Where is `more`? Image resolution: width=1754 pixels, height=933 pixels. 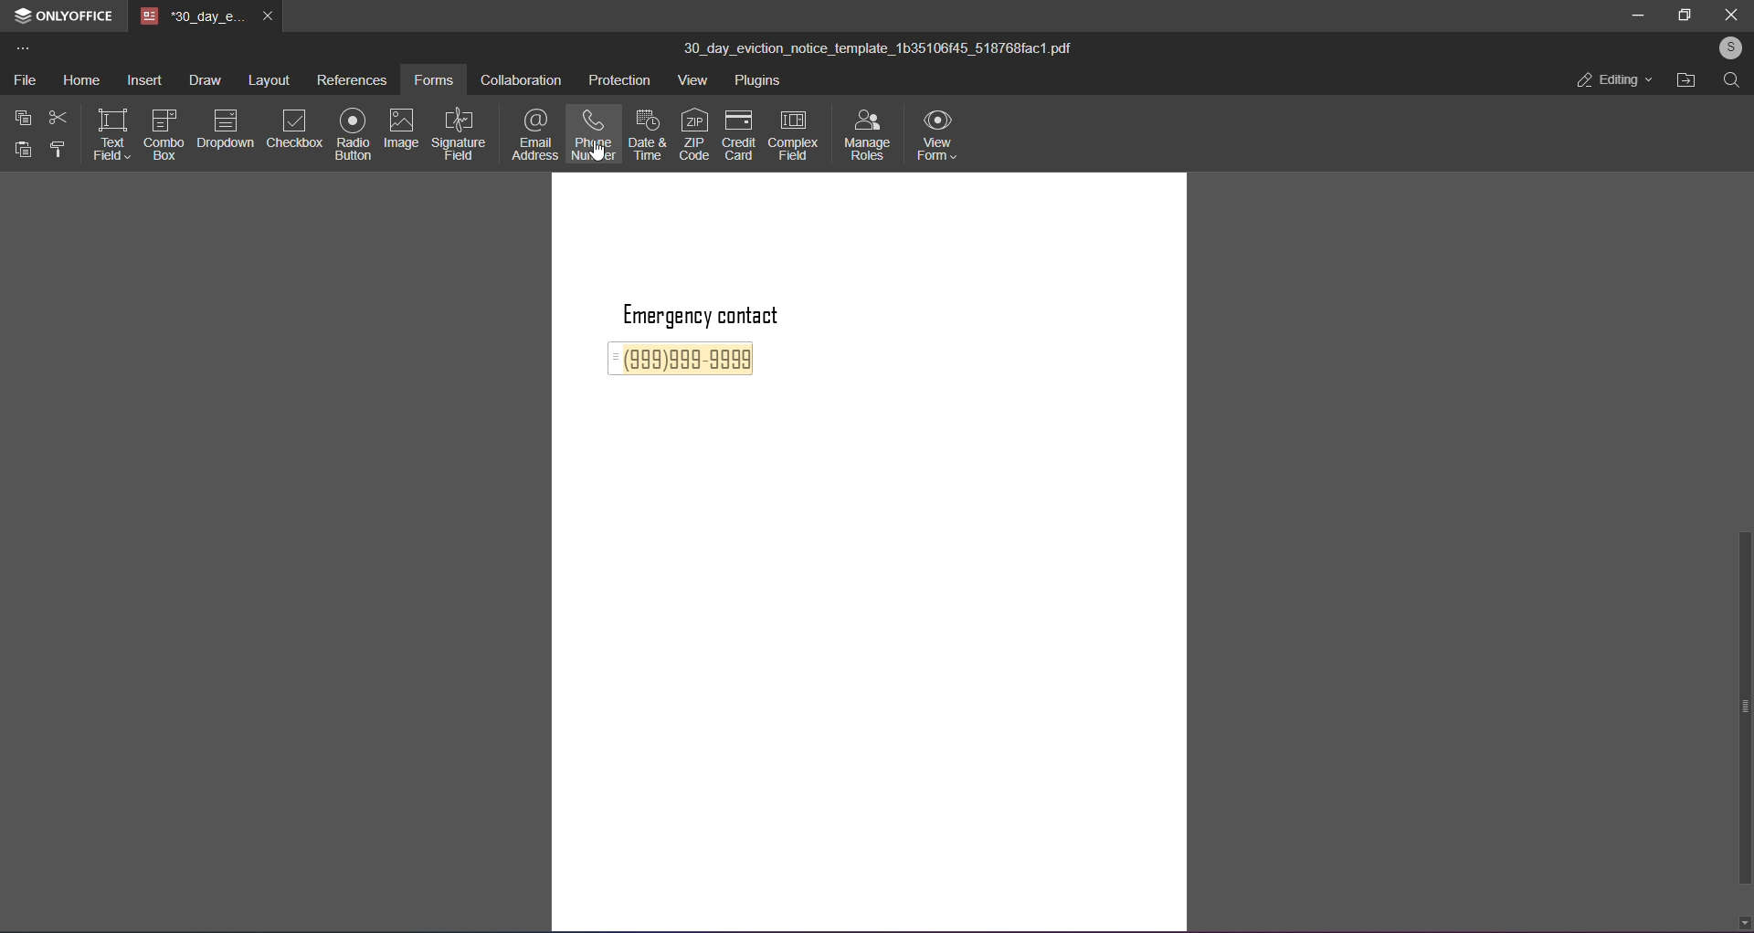 more is located at coordinates (21, 49).